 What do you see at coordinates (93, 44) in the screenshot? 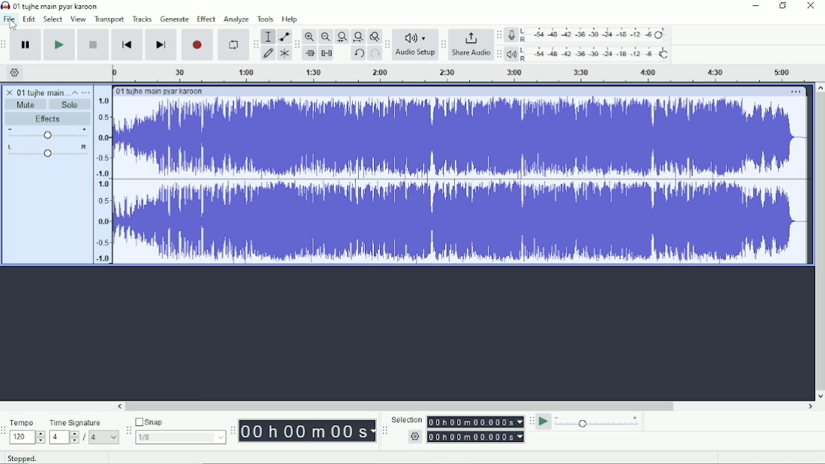
I see `Stop` at bounding box center [93, 44].